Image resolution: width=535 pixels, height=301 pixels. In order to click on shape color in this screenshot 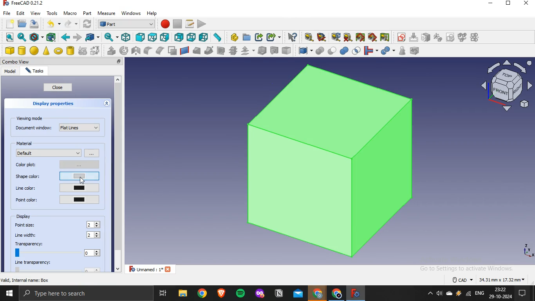, I will do `click(58, 175)`.